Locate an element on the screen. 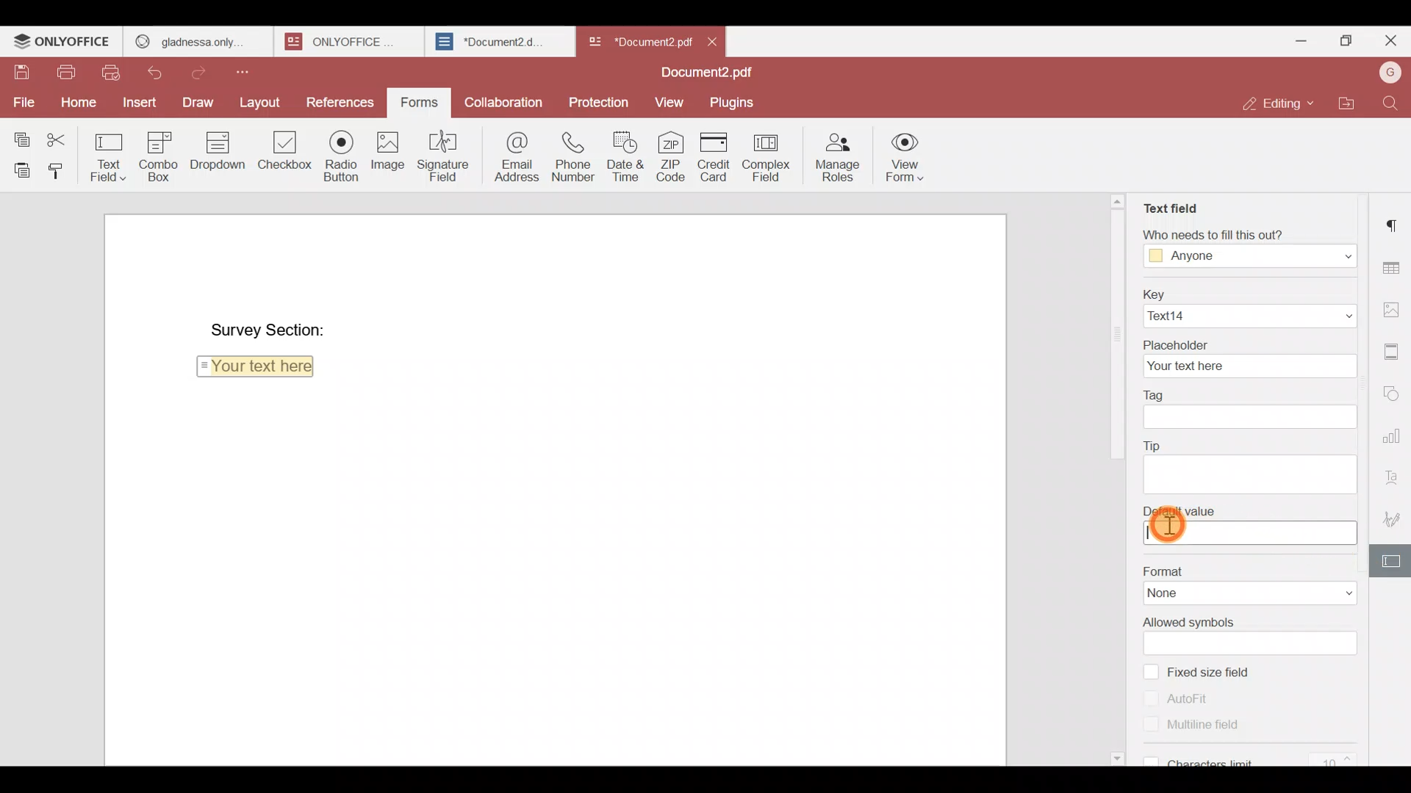 Image resolution: width=1411 pixels, height=793 pixels. Header & footer settings is located at coordinates (1394, 355).